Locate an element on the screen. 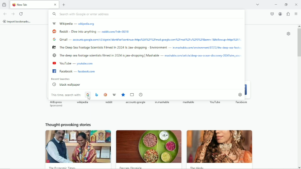  tabs is located at coordinates (132, 94).